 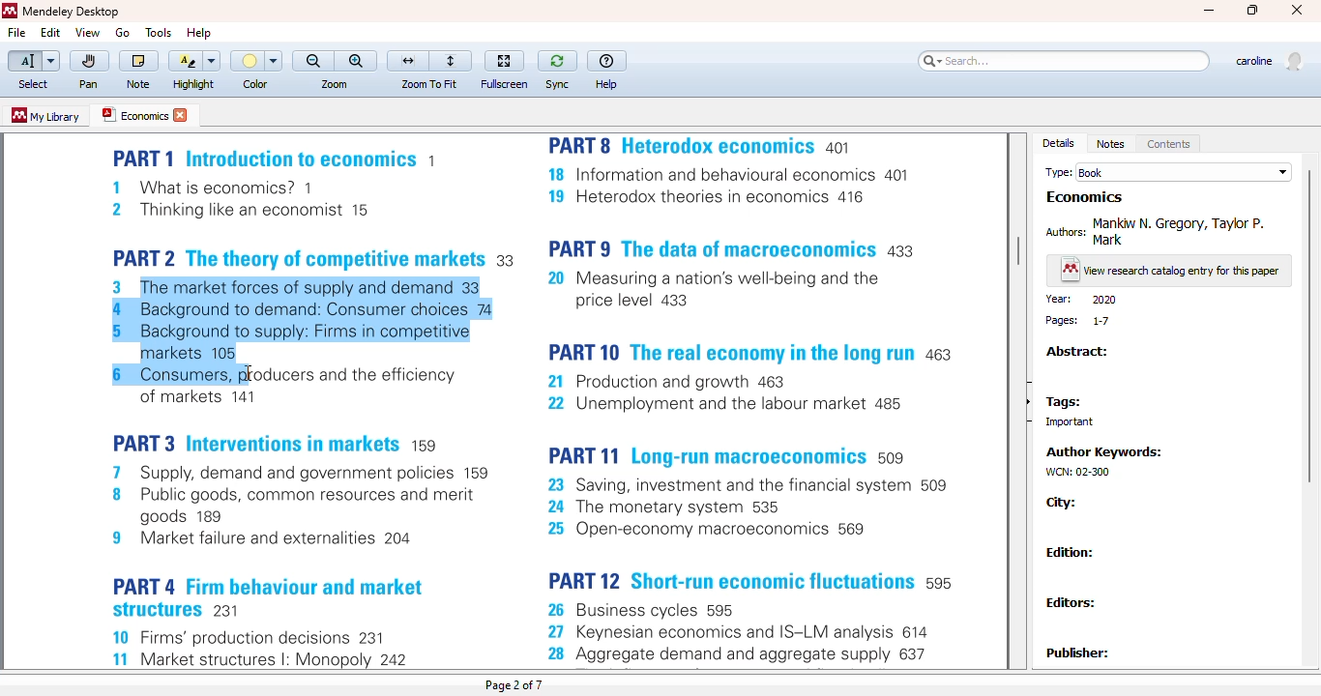 I want to click on type: book, so click(x=1168, y=172).